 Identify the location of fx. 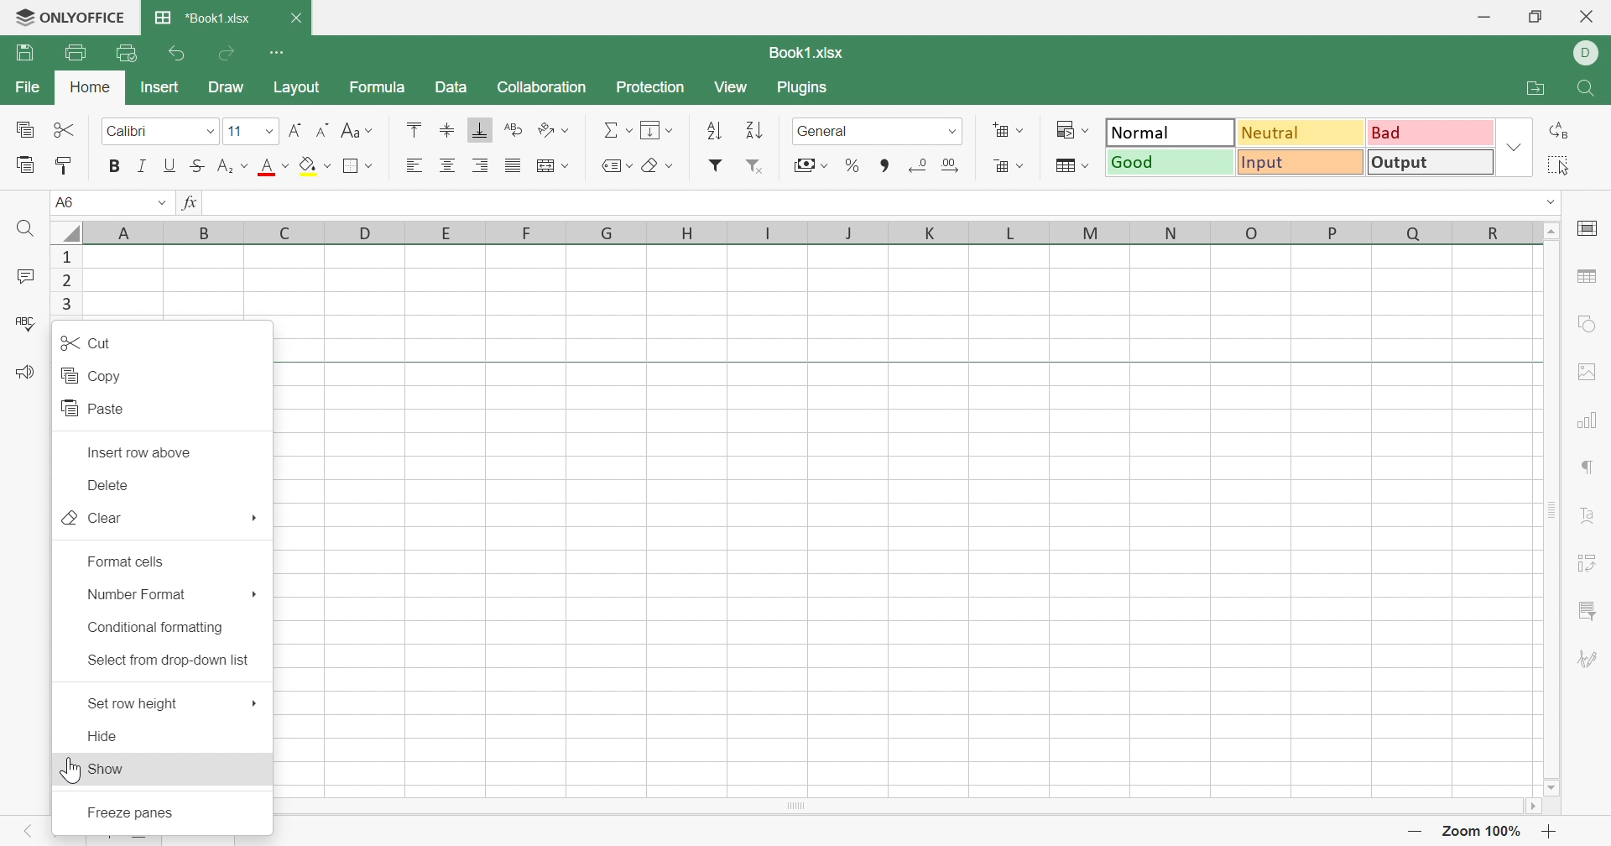
(188, 201).